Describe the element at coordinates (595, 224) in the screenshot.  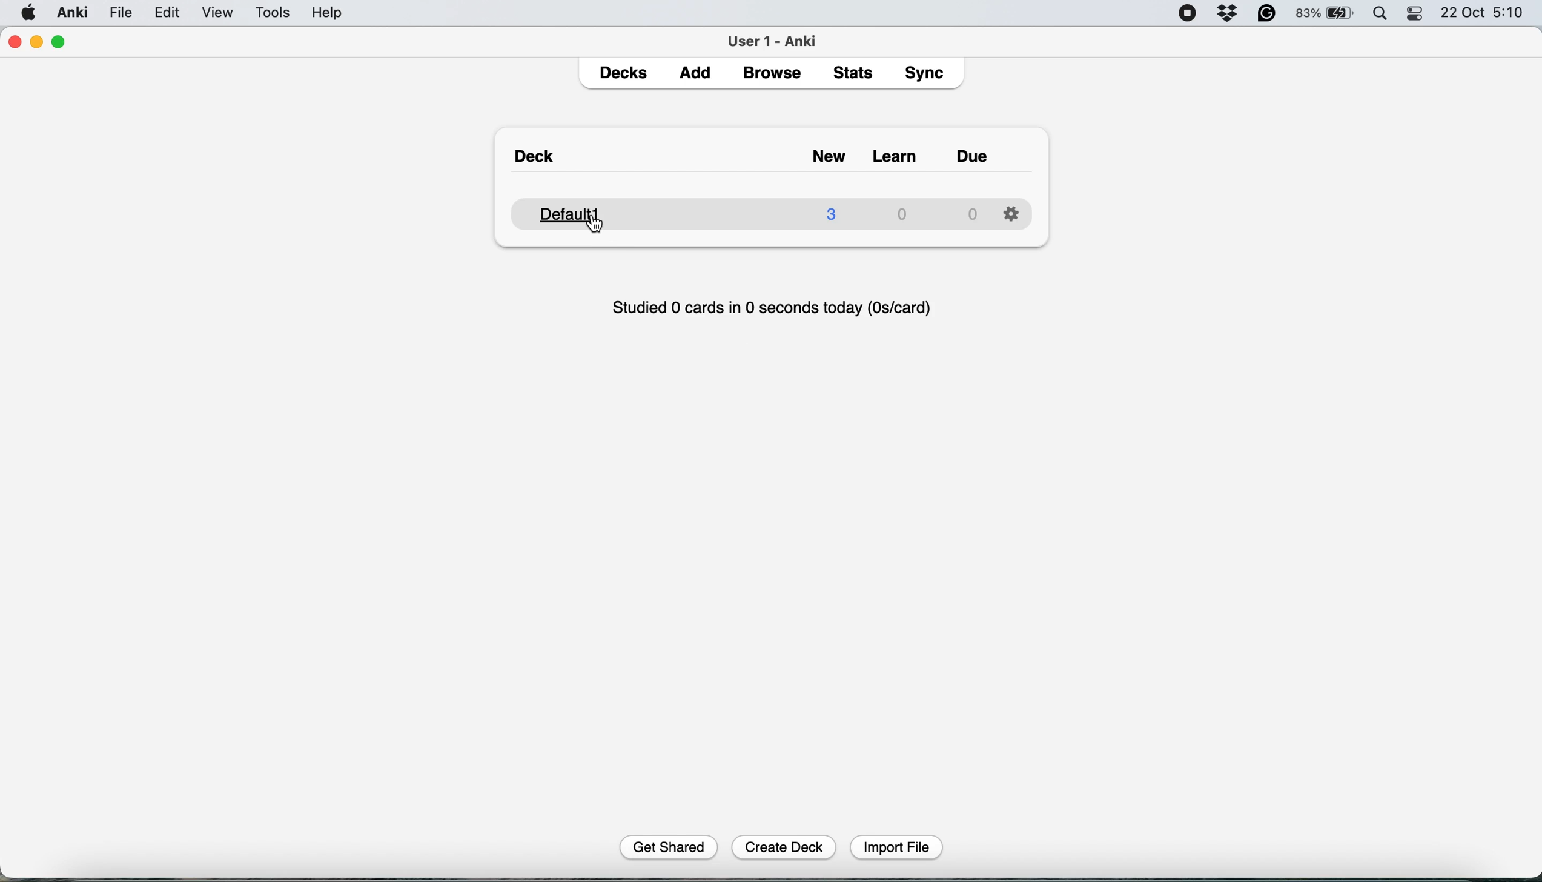
I see `cursor` at that location.